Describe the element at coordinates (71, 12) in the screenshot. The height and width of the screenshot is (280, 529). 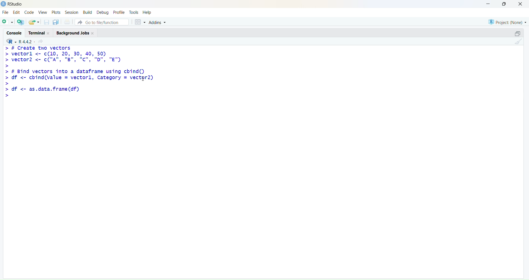
I see `Session` at that location.